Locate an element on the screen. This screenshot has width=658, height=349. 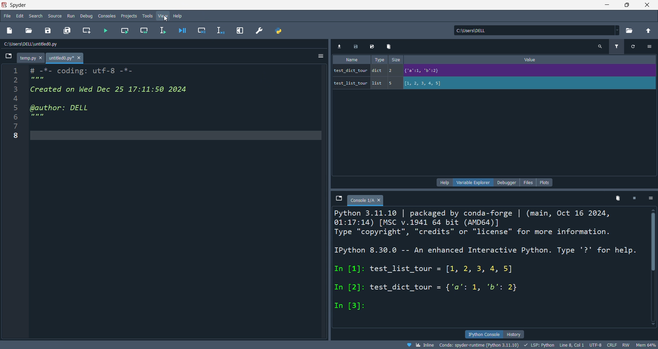
variable explorer is located at coordinates (475, 182).